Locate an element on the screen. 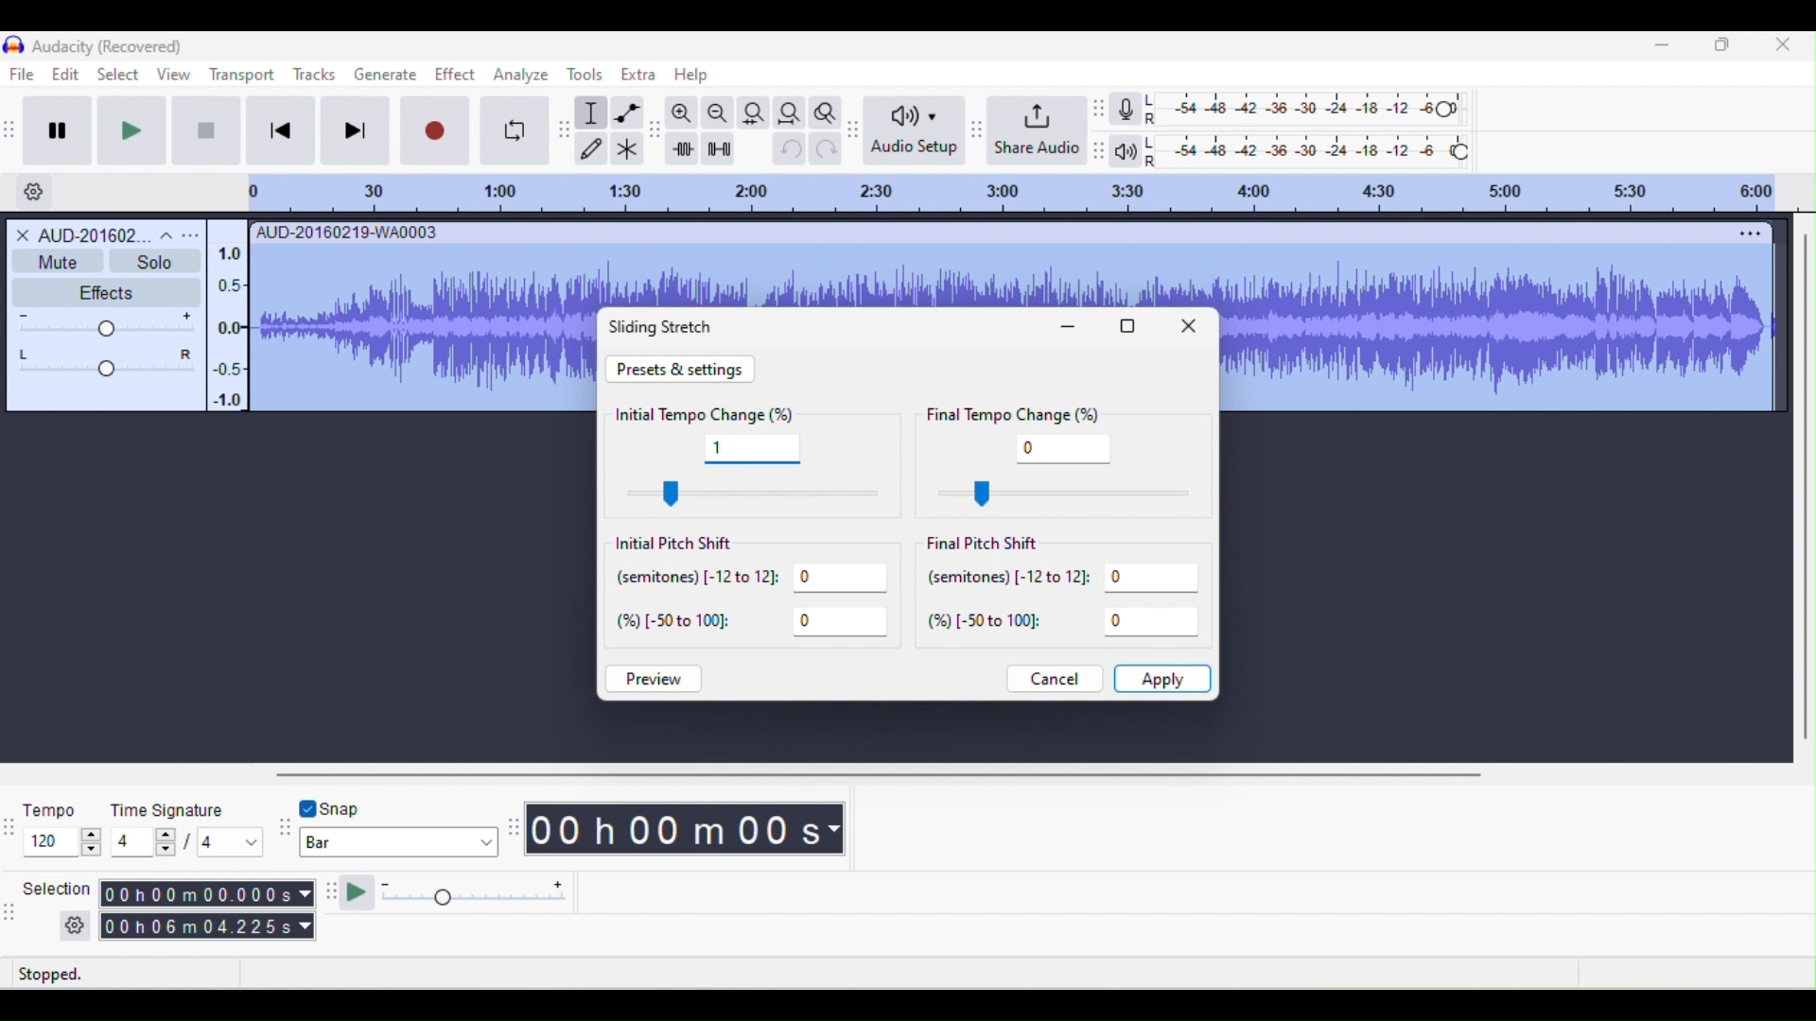 This screenshot has width=1816, height=1021. 0 is located at coordinates (1065, 448).